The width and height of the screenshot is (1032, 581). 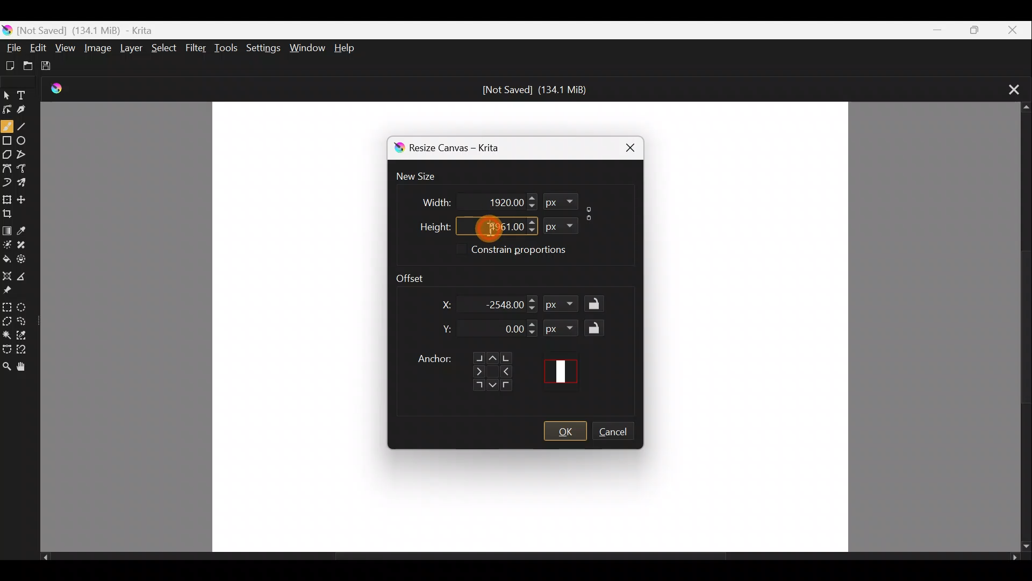 I want to click on Save, so click(x=56, y=68).